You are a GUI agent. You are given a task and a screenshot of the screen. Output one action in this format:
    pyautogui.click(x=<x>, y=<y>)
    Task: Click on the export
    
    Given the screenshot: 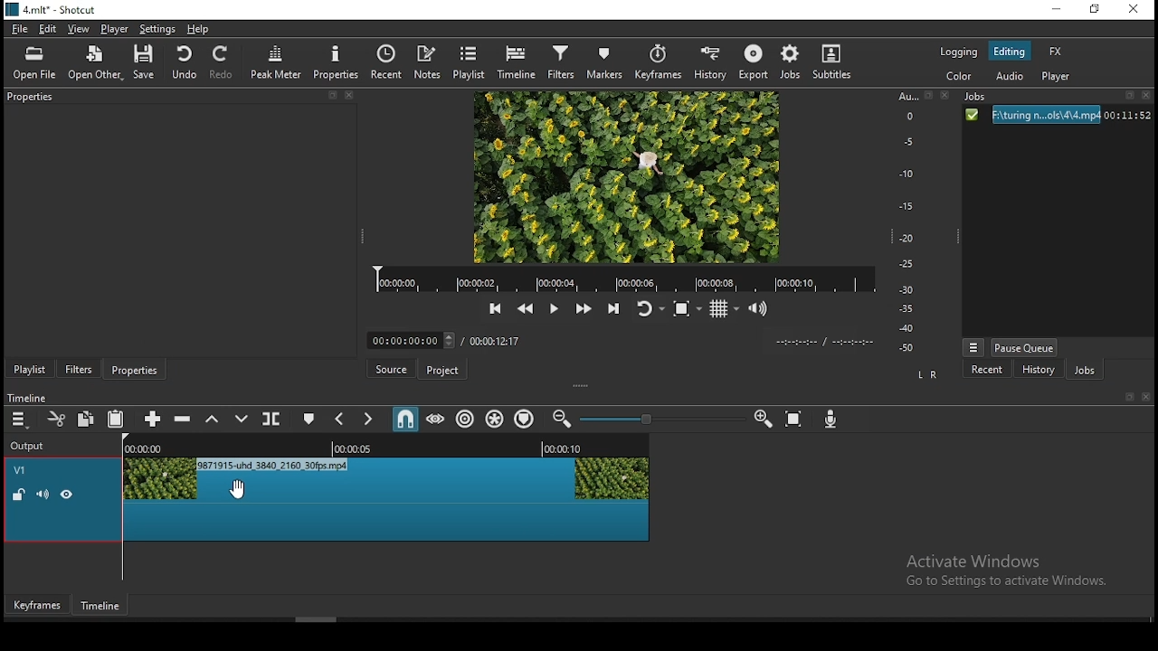 What is the action you would take?
    pyautogui.click(x=752, y=61)
    